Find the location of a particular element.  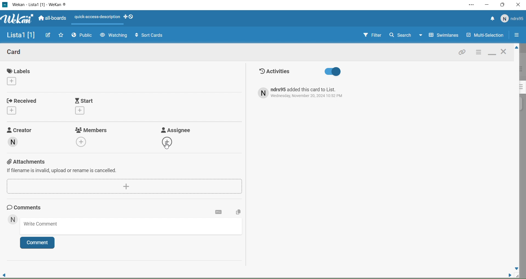

move left is located at coordinates (4, 274).